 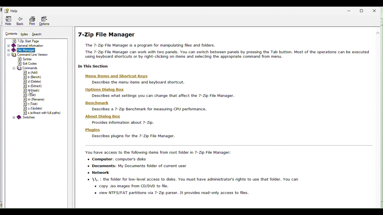 What do you see at coordinates (25, 68) in the screenshot?
I see `Commands` at bounding box center [25, 68].